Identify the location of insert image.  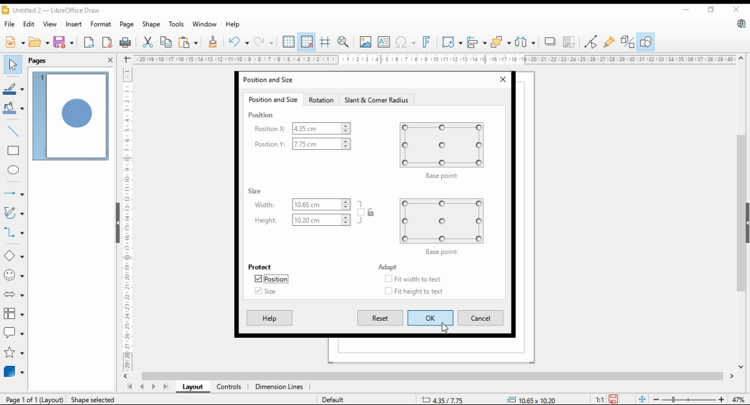
(366, 42).